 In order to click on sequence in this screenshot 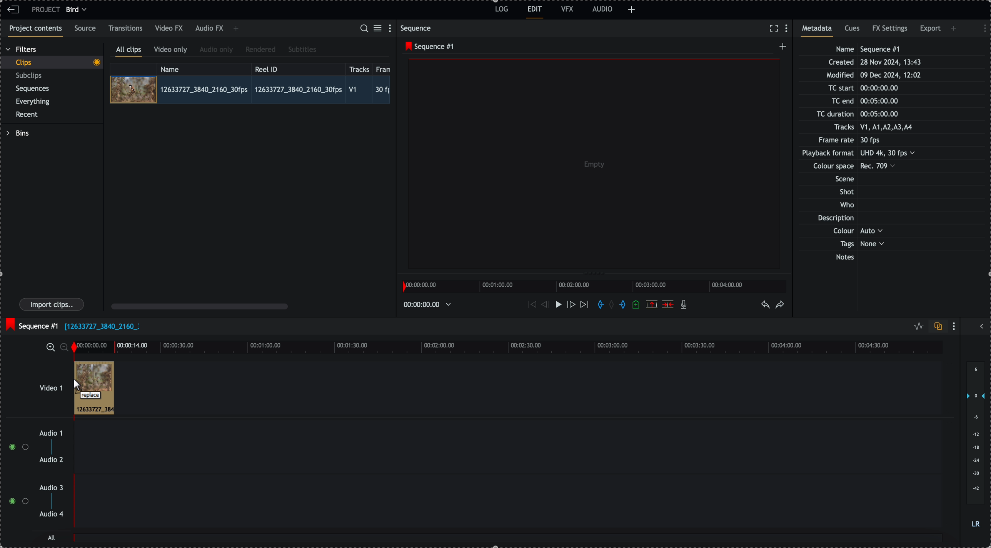, I will do `click(417, 28)`.